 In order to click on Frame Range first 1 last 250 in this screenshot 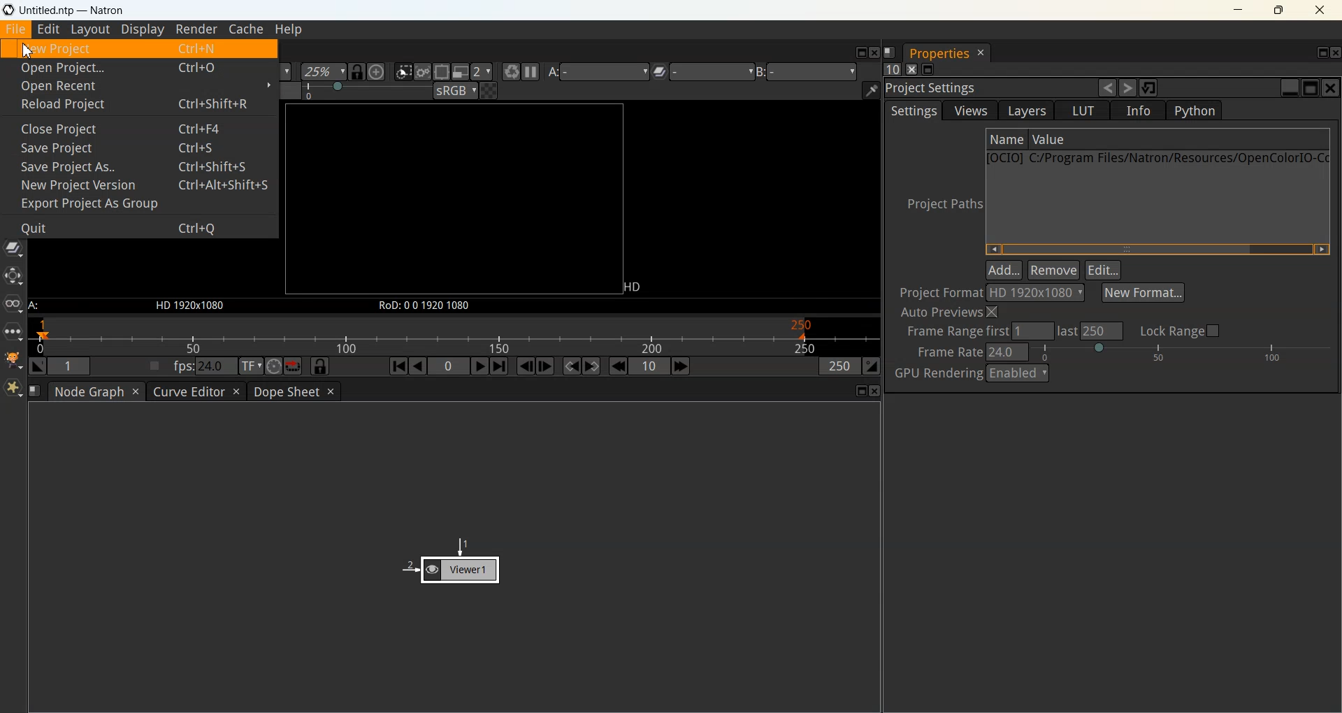, I will do `click(1007, 331)`.